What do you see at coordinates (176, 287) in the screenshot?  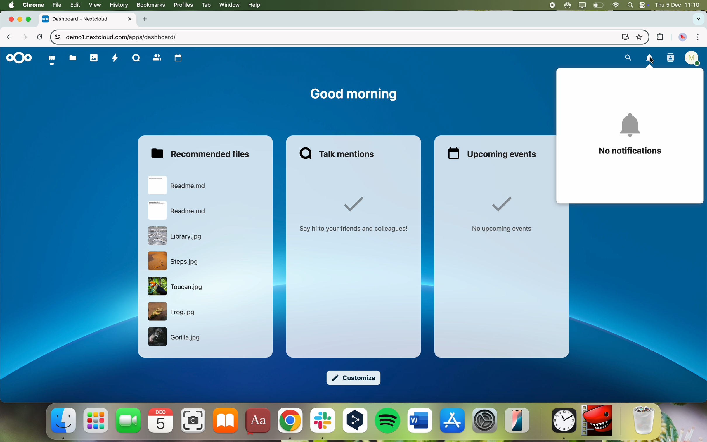 I see `file` at bounding box center [176, 287].